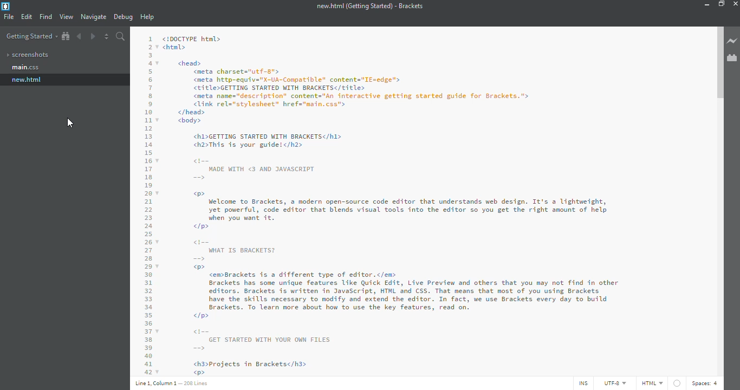  Describe the element at coordinates (722, 4) in the screenshot. I see `maximize` at that location.